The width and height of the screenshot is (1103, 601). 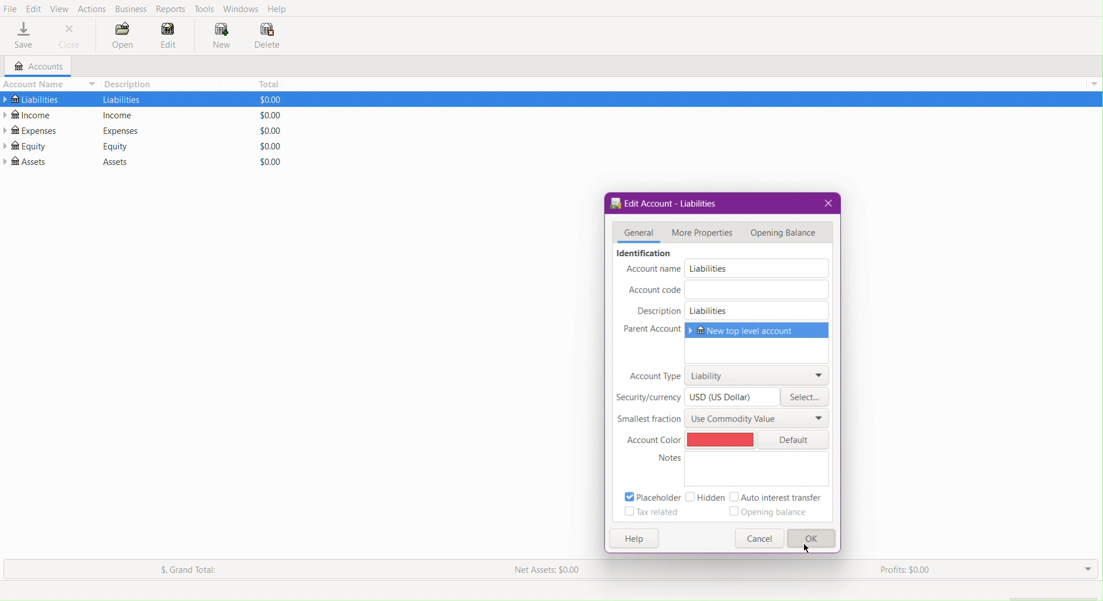 I want to click on Select, so click(x=806, y=398).